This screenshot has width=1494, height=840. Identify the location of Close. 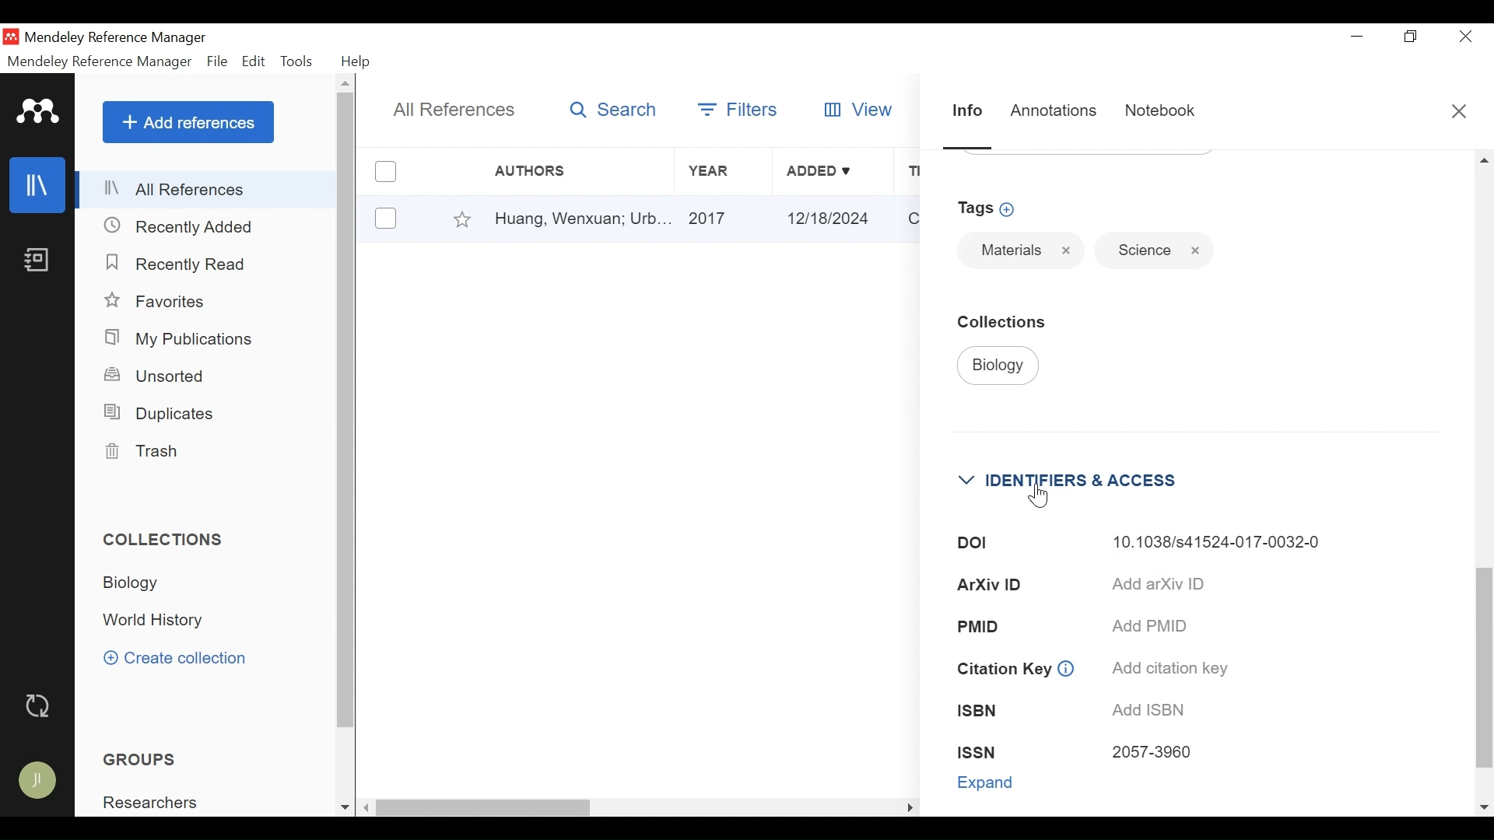
(1465, 36).